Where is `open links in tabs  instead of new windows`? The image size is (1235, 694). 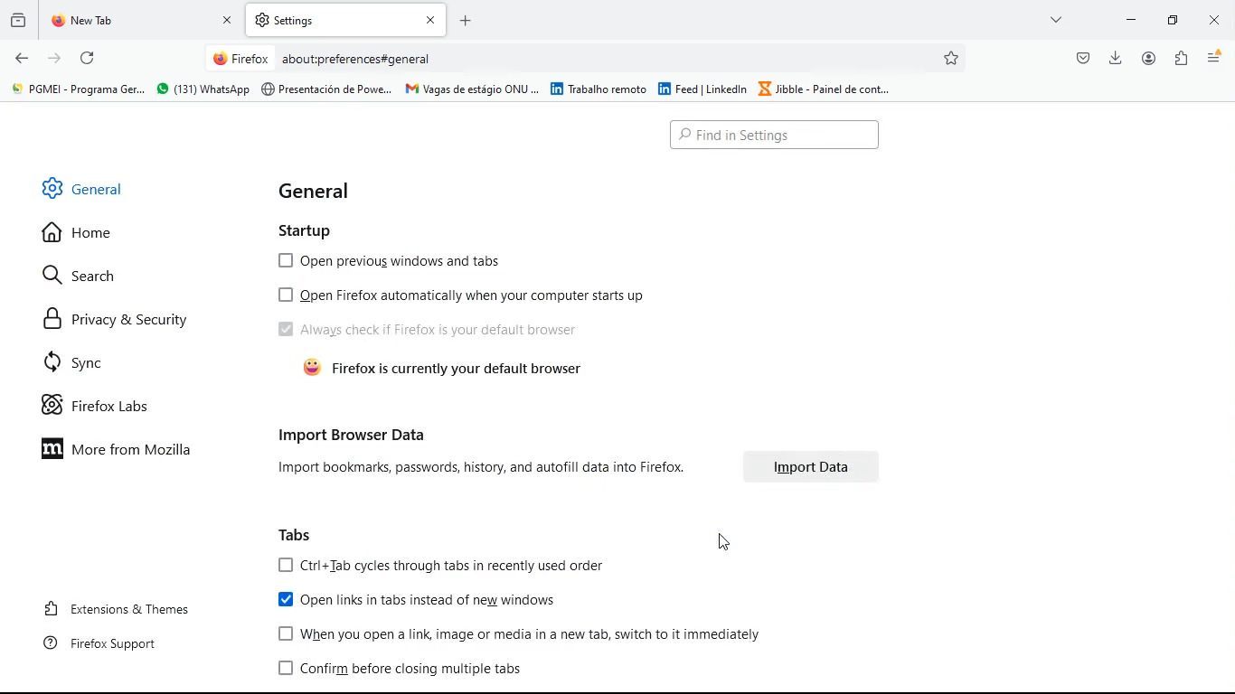 open links in tabs  instead of new windows is located at coordinates (425, 602).